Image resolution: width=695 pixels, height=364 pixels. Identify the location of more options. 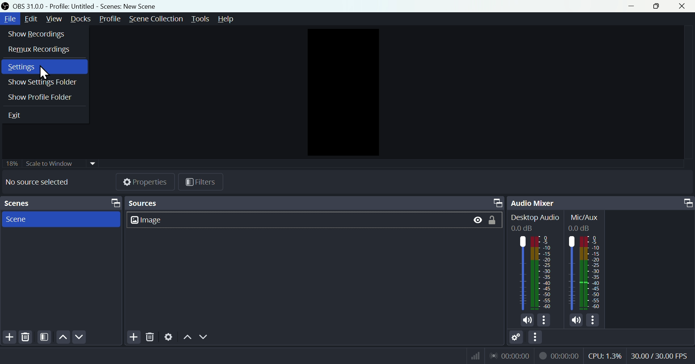
(546, 320).